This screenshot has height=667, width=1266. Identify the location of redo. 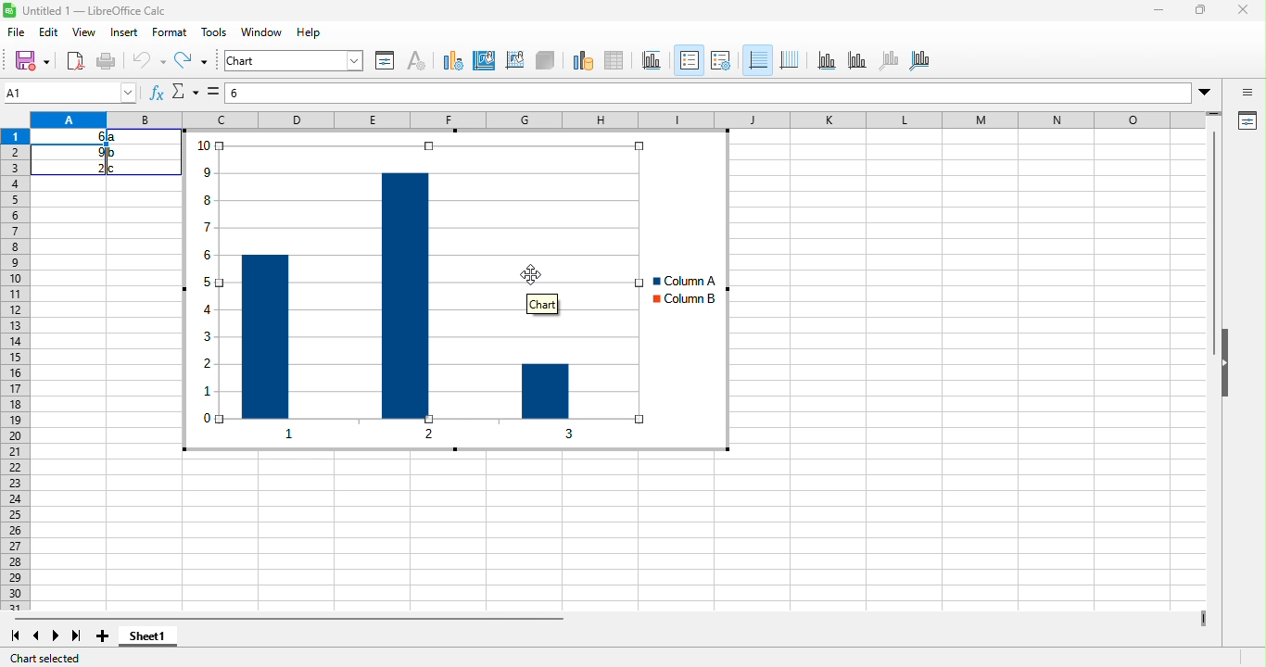
(190, 60).